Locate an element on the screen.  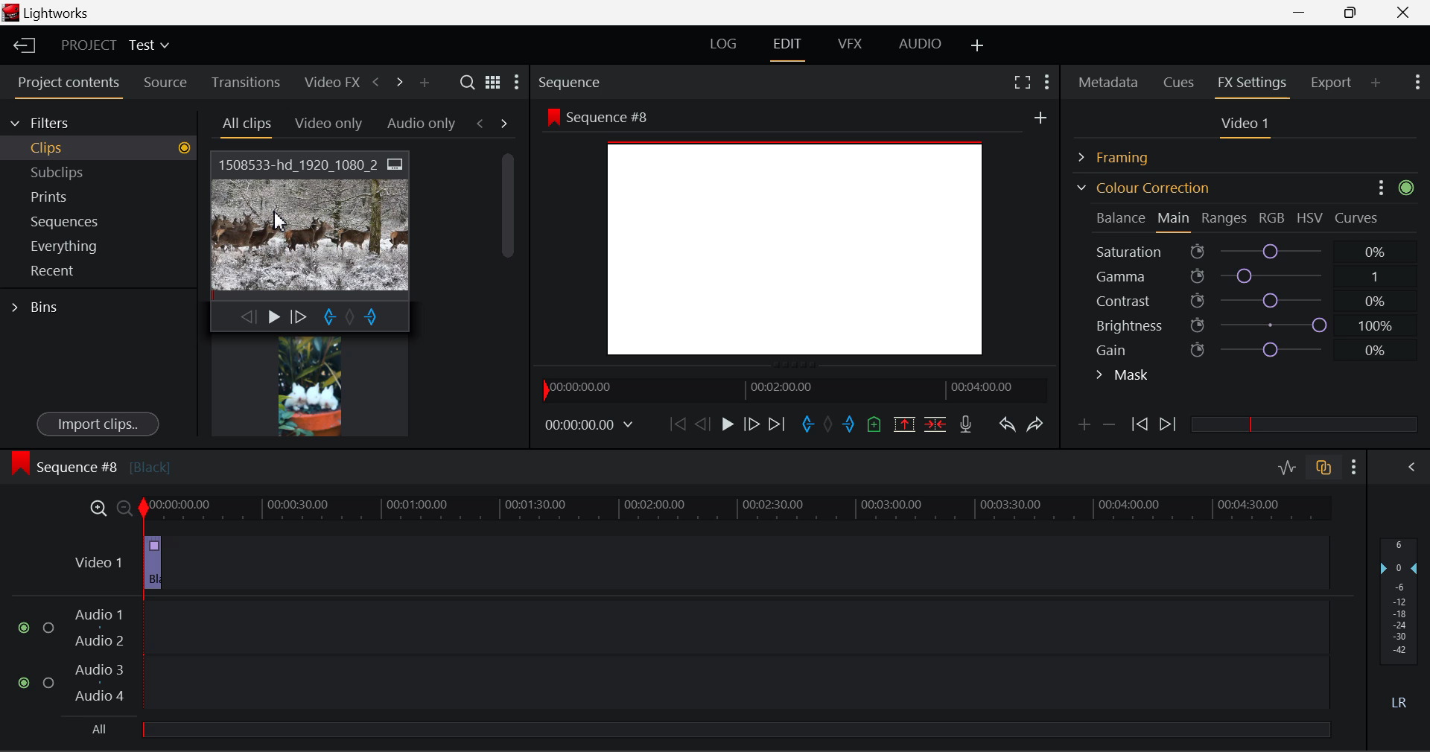
Balance Section is located at coordinates (1122, 217).